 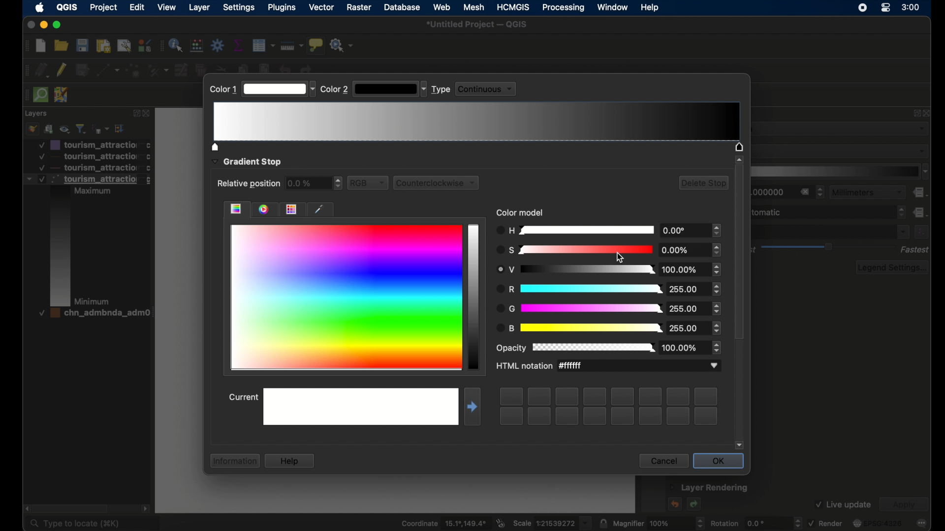 I want to click on data defined override, so click(x=921, y=193).